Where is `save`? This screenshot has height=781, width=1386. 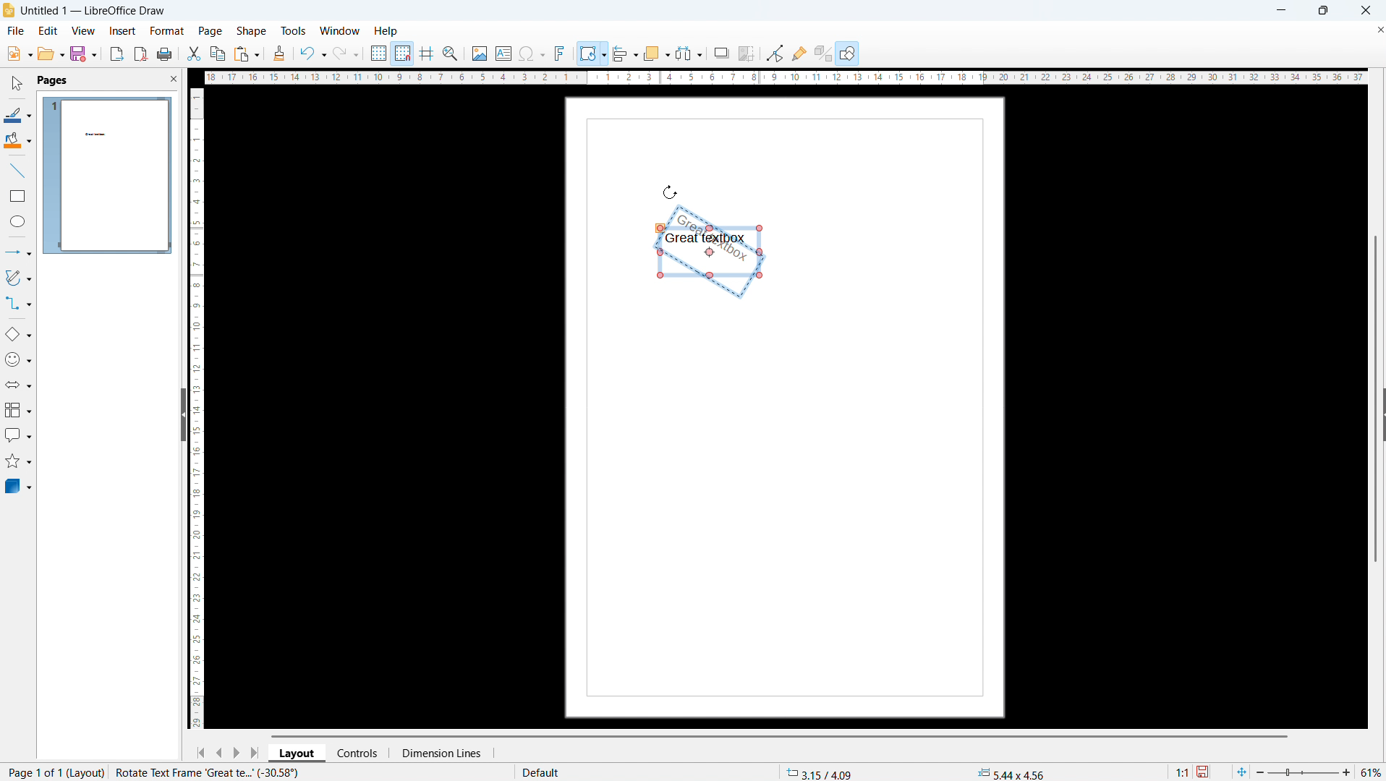 save is located at coordinates (83, 54).